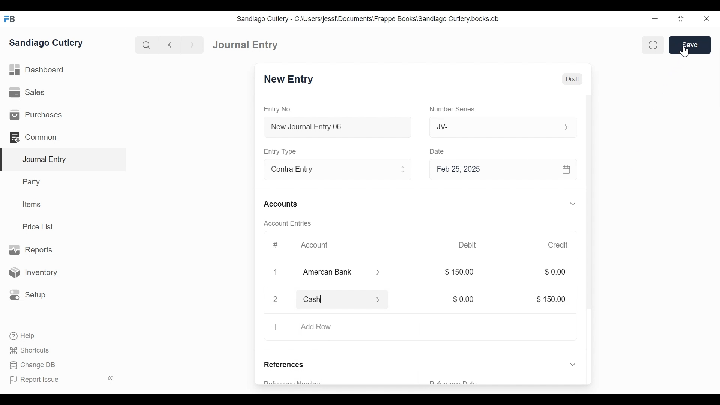  Describe the element at coordinates (566, 127) in the screenshot. I see `Expand` at that location.